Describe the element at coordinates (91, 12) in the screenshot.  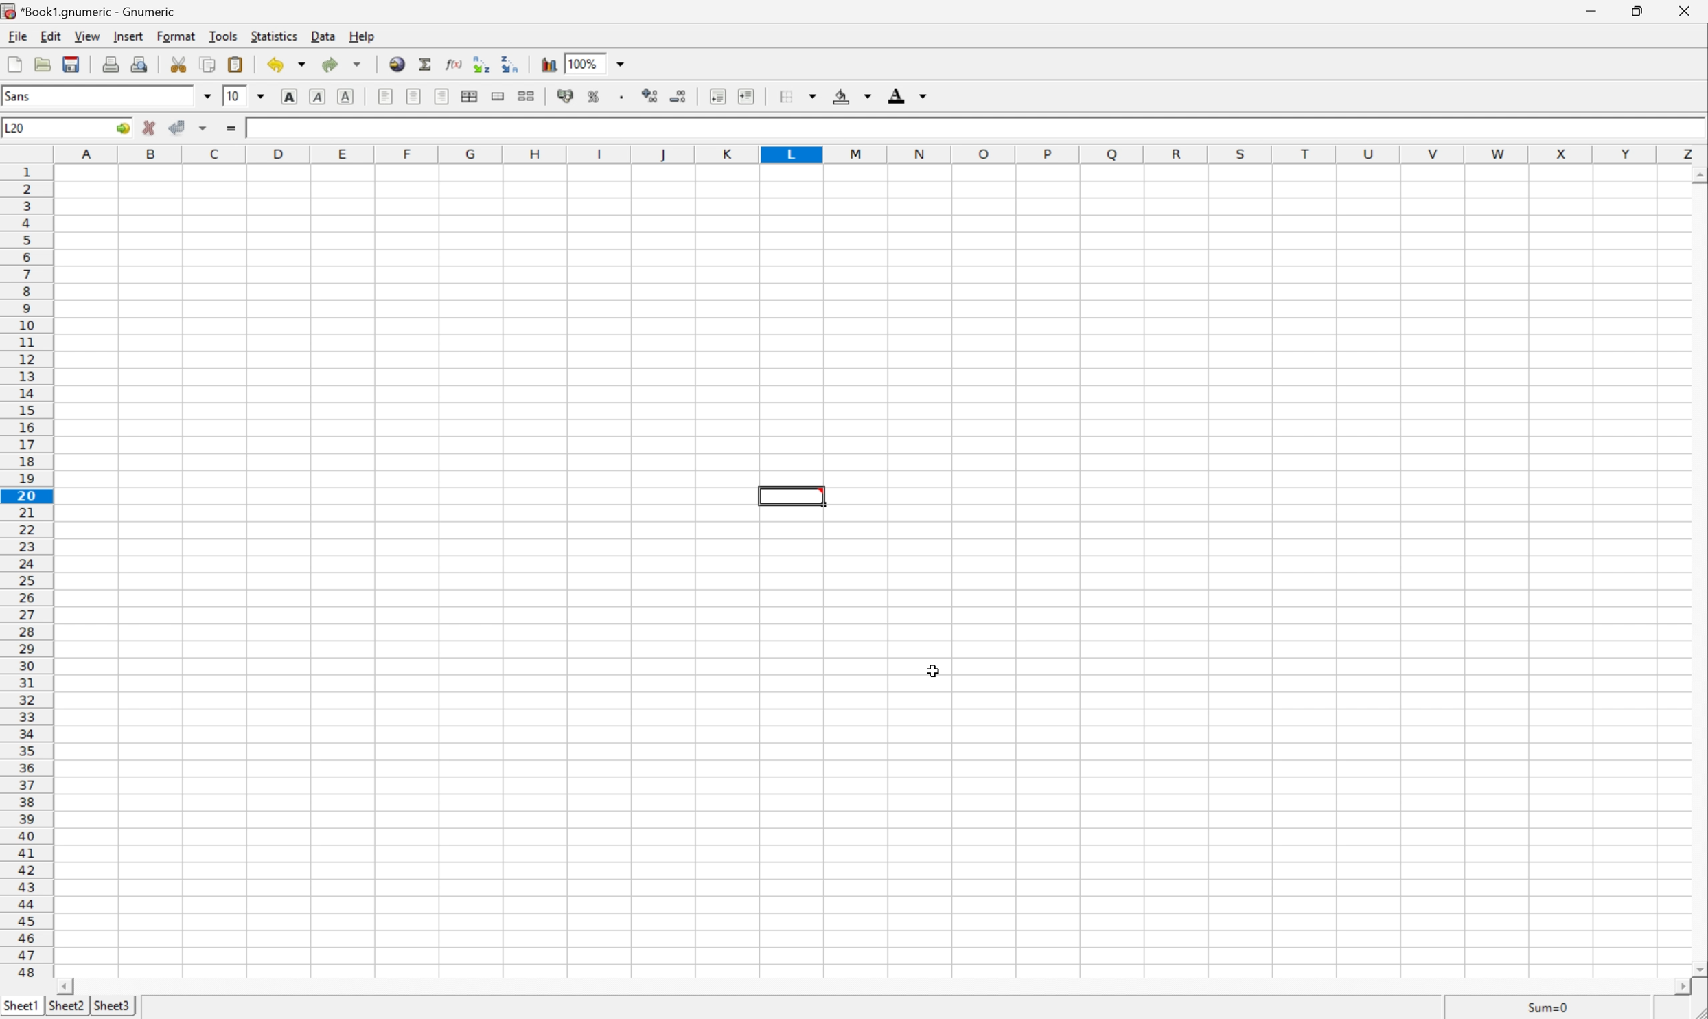
I see `*Book1.gnumeric - Gnumeric` at that location.